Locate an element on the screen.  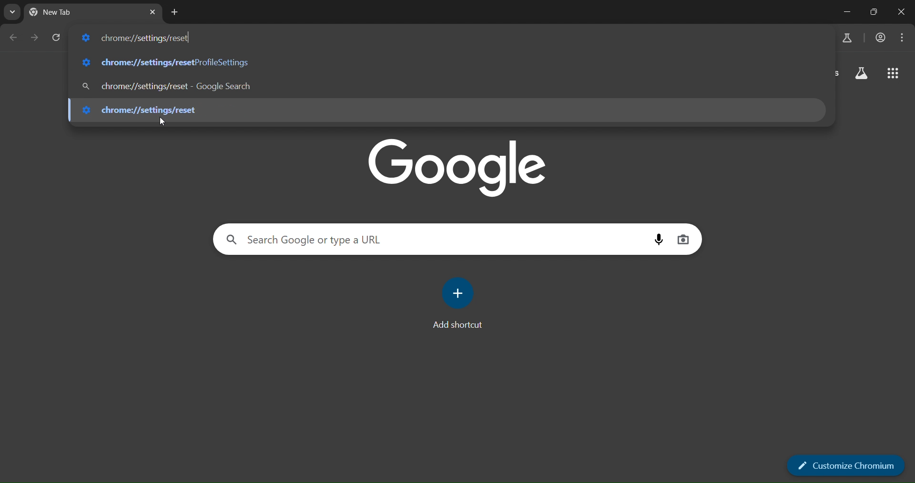
current tab is located at coordinates (65, 12).